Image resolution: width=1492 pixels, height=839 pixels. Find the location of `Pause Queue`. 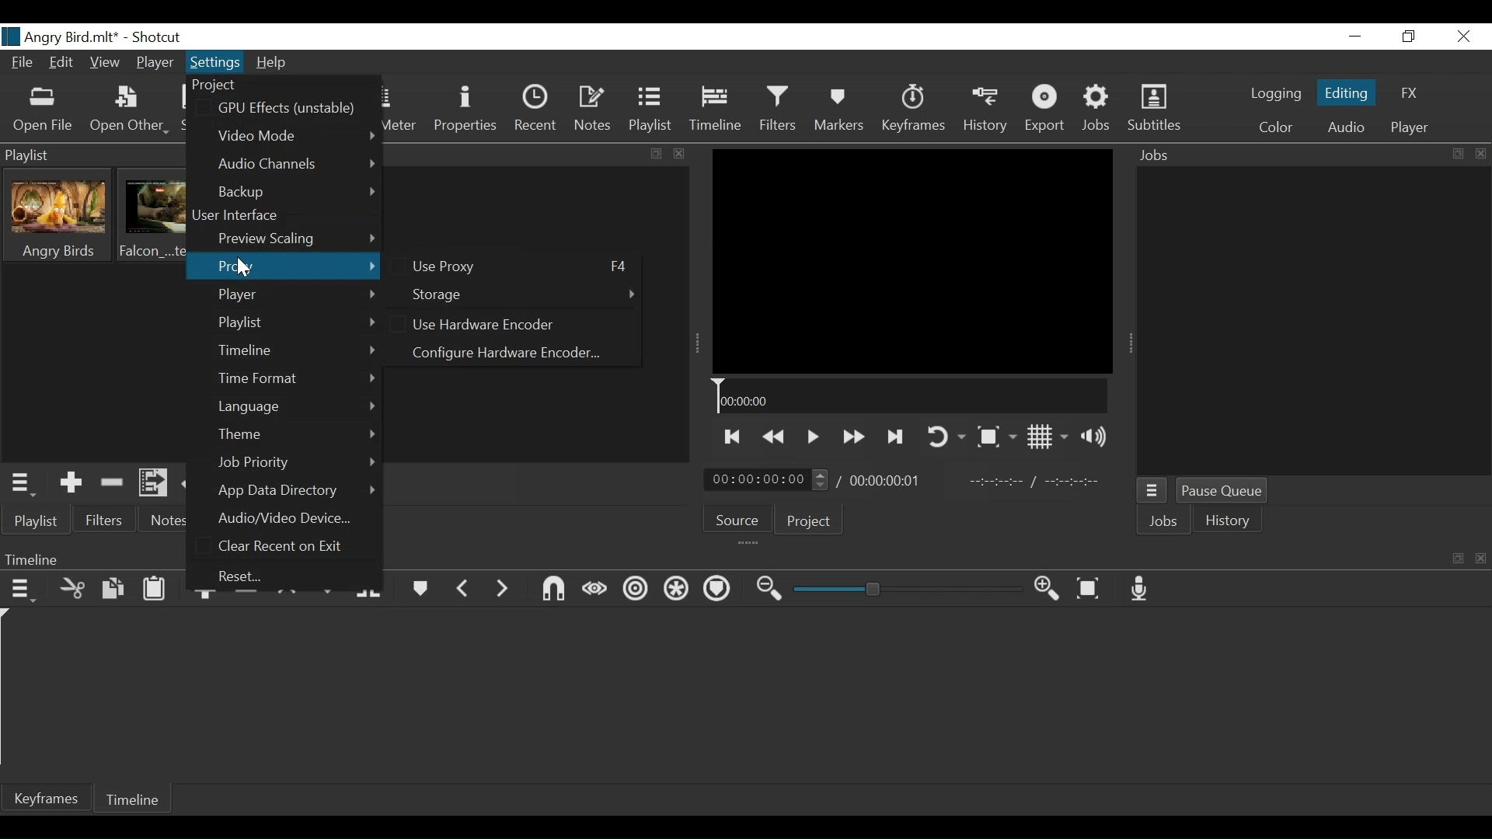

Pause Queue is located at coordinates (1223, 492).